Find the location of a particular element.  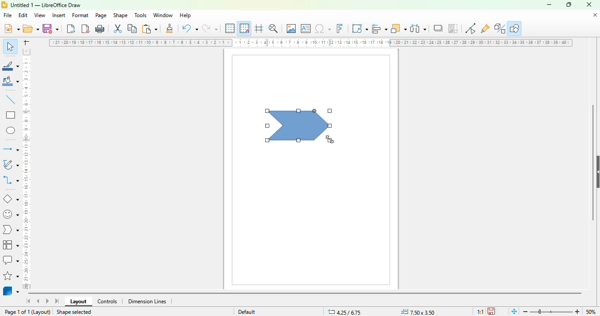

ruler is located at coordinates (311, 43).